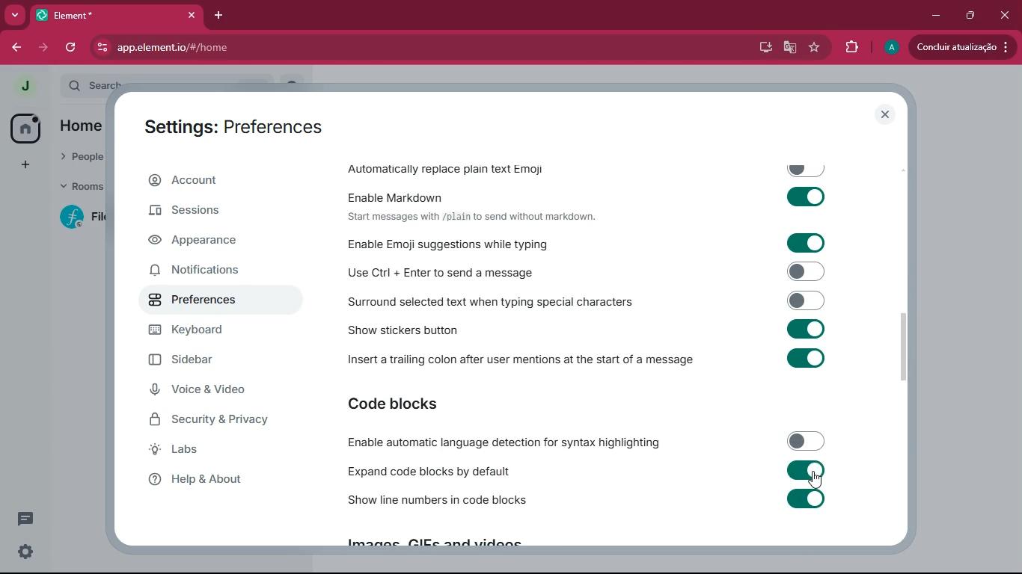 The width and height of the screenshot is (1022, 574). I want to click on settings: preferences, so click(234, 125).